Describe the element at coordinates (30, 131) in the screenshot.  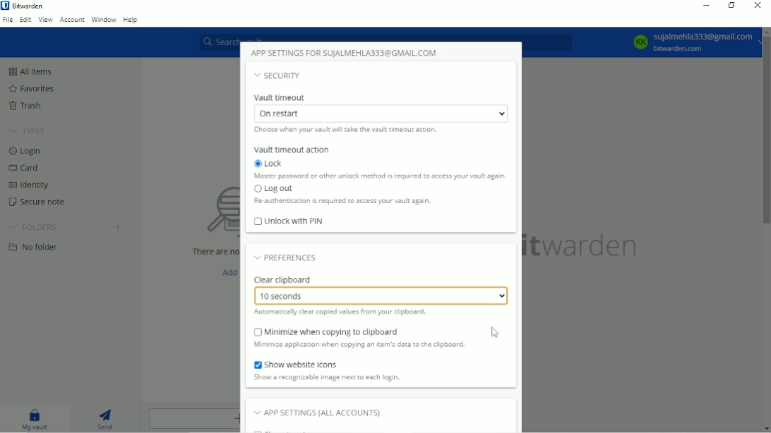
I see `Types` at that location.